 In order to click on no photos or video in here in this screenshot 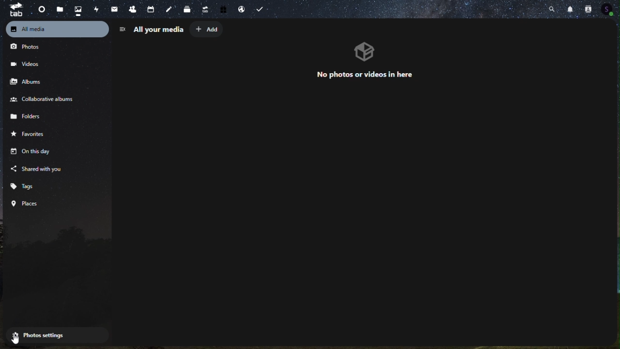, I will do `click(367, 60)`.